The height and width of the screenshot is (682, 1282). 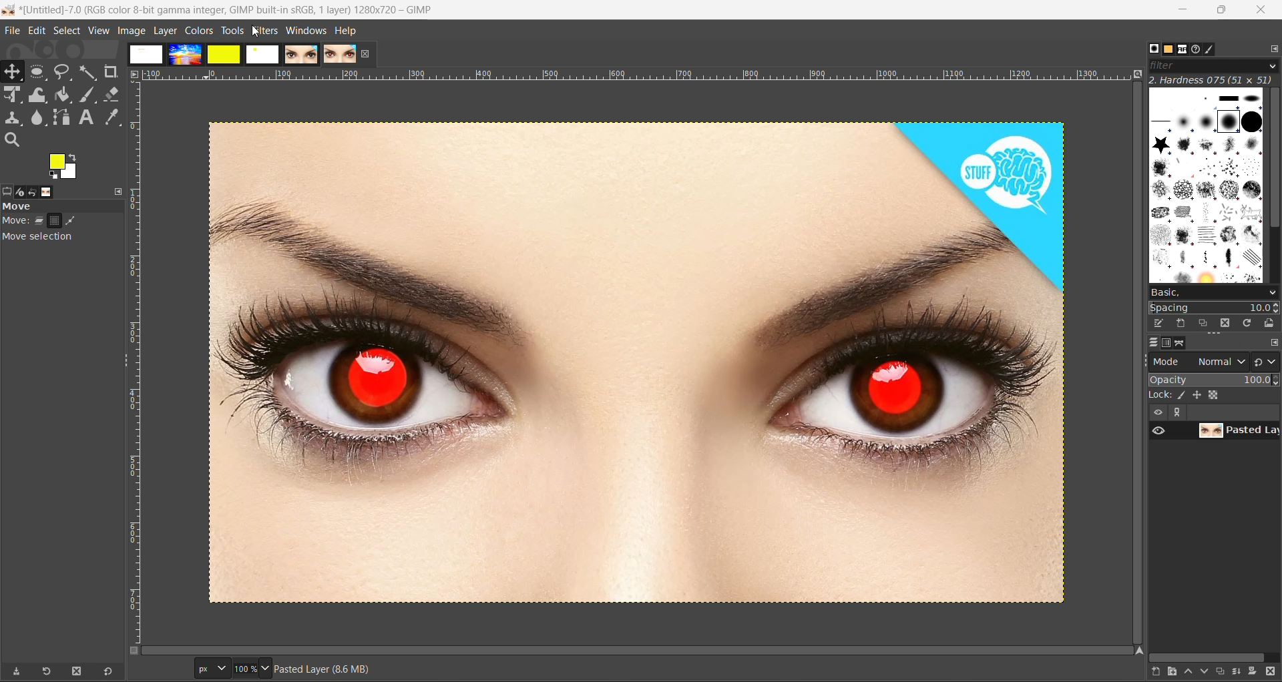 What do you see at coordinates (14, 118) in the screenshot?
I see `clone` at bounding box center [14, 118].